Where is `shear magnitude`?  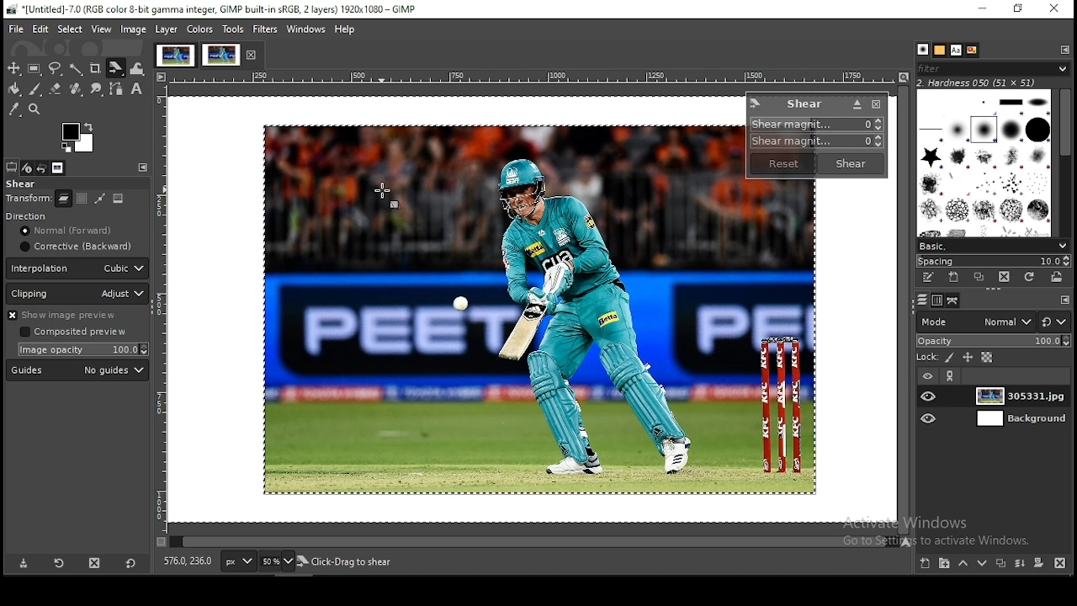 shear magnitude is located at coordinates (819, 125).